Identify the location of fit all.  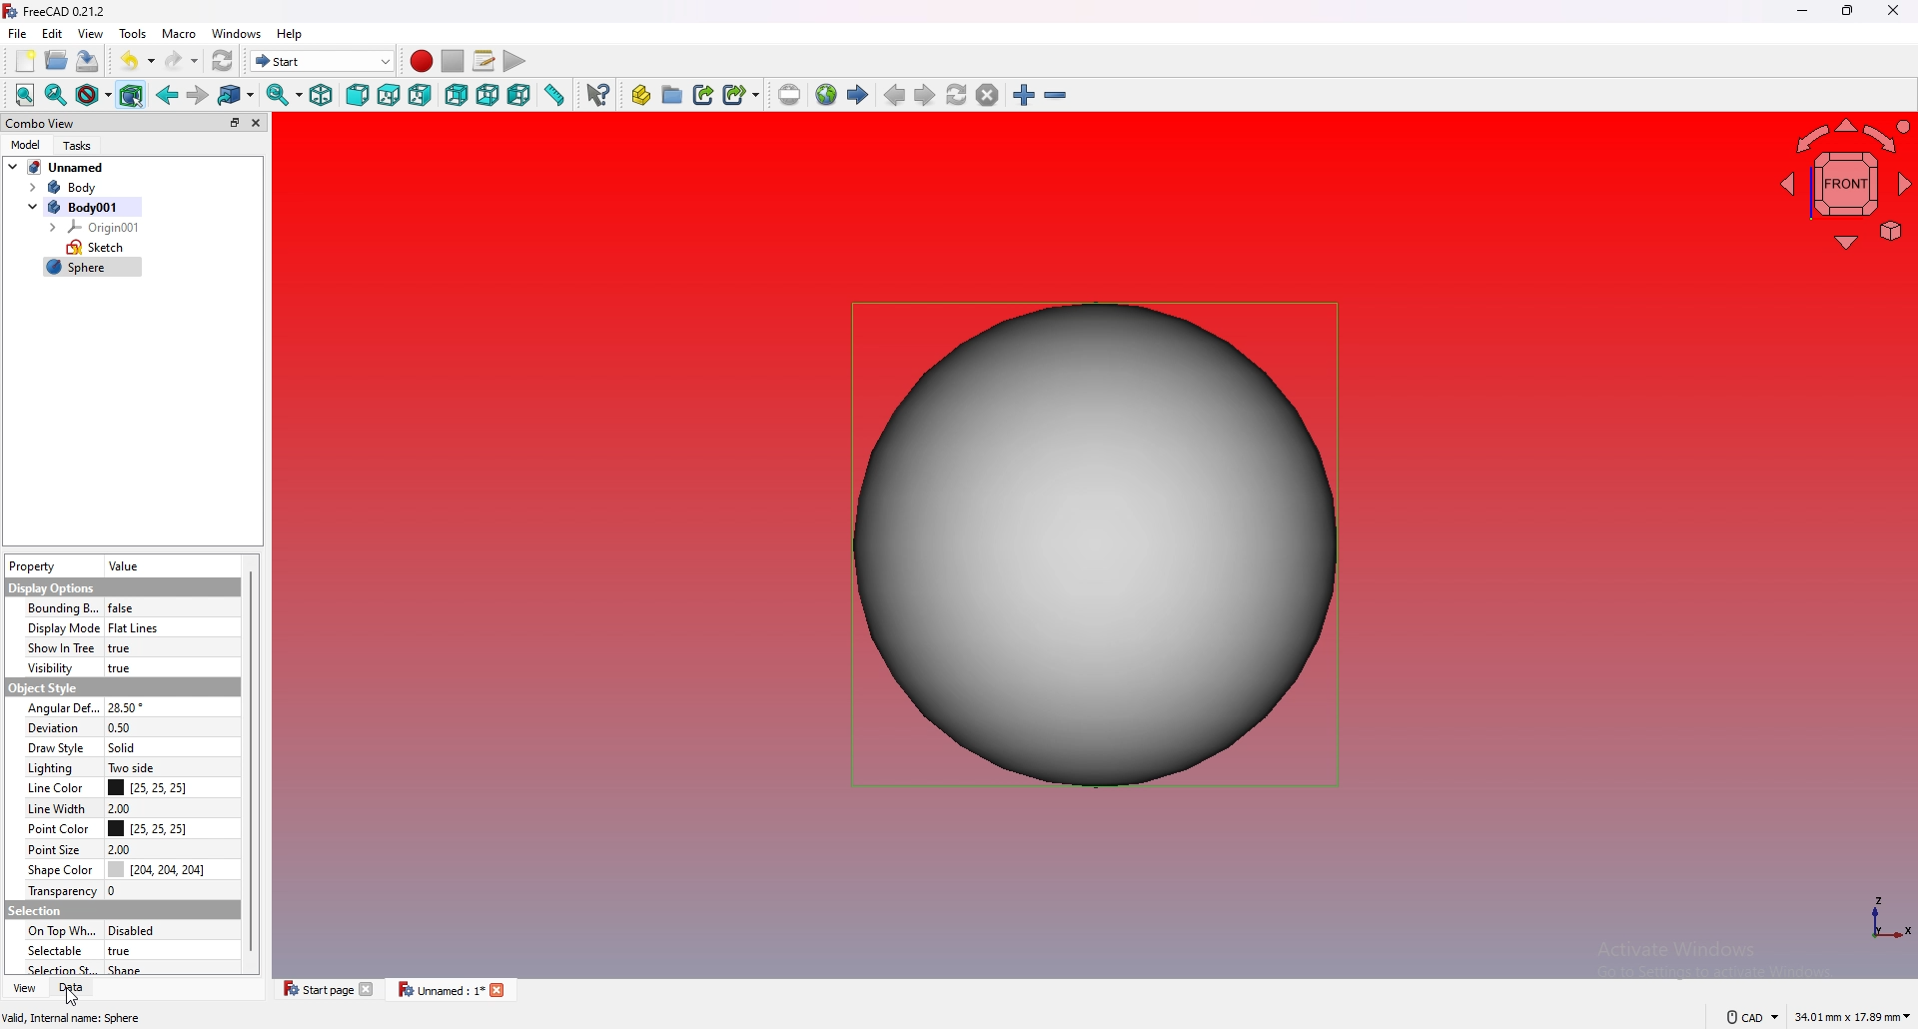
(25, 96).